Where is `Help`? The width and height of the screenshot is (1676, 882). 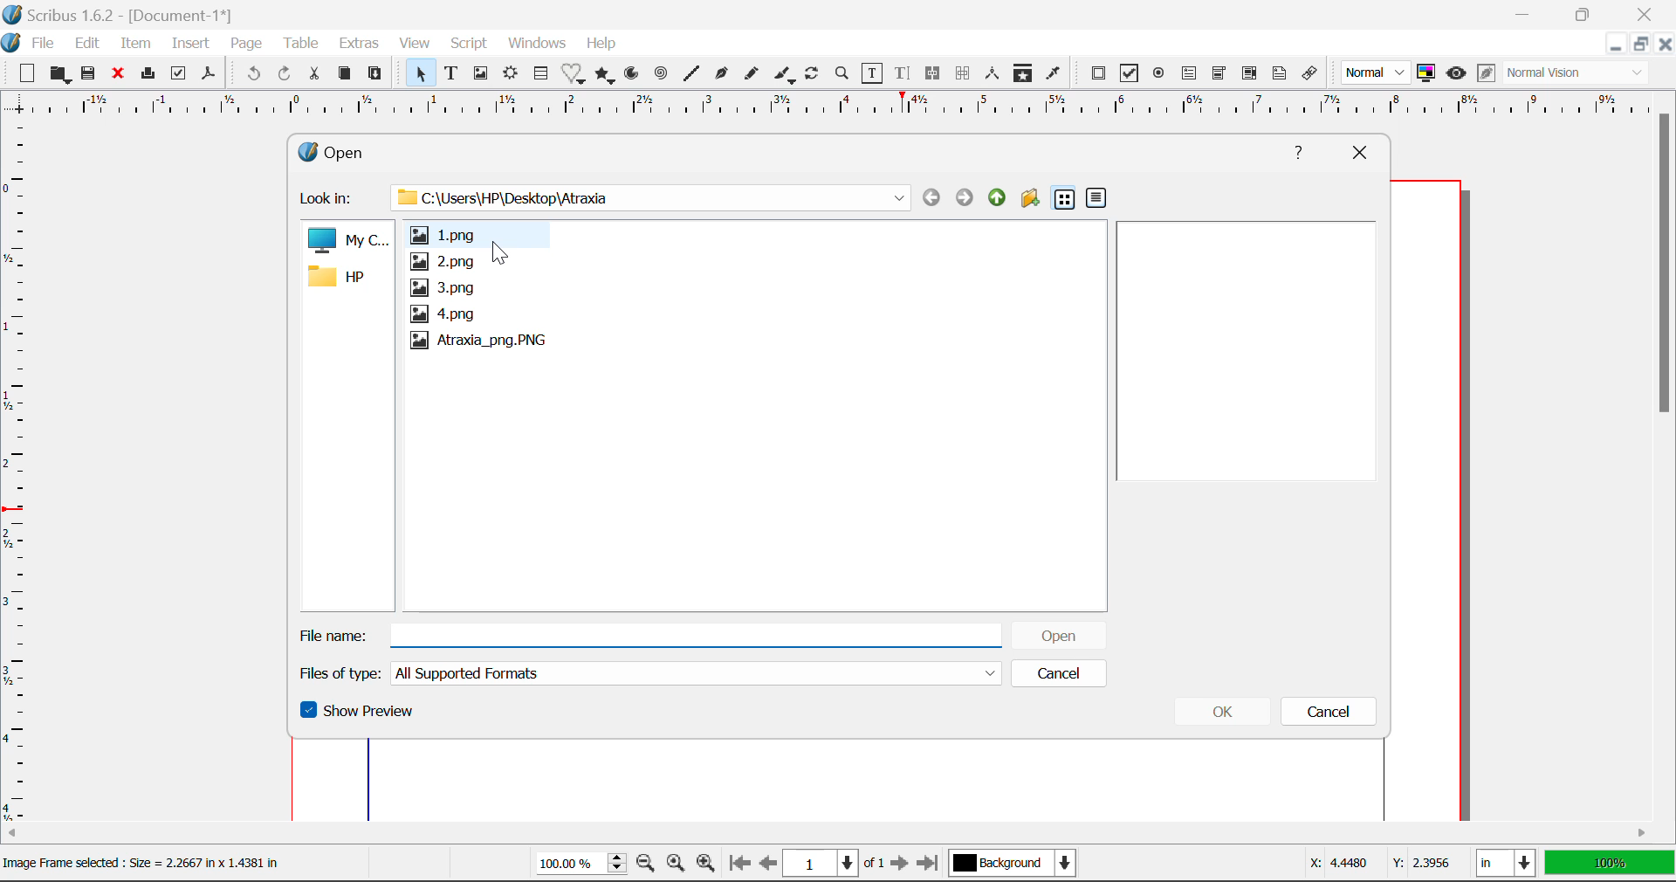 Help is located at coordinates (601, 44).